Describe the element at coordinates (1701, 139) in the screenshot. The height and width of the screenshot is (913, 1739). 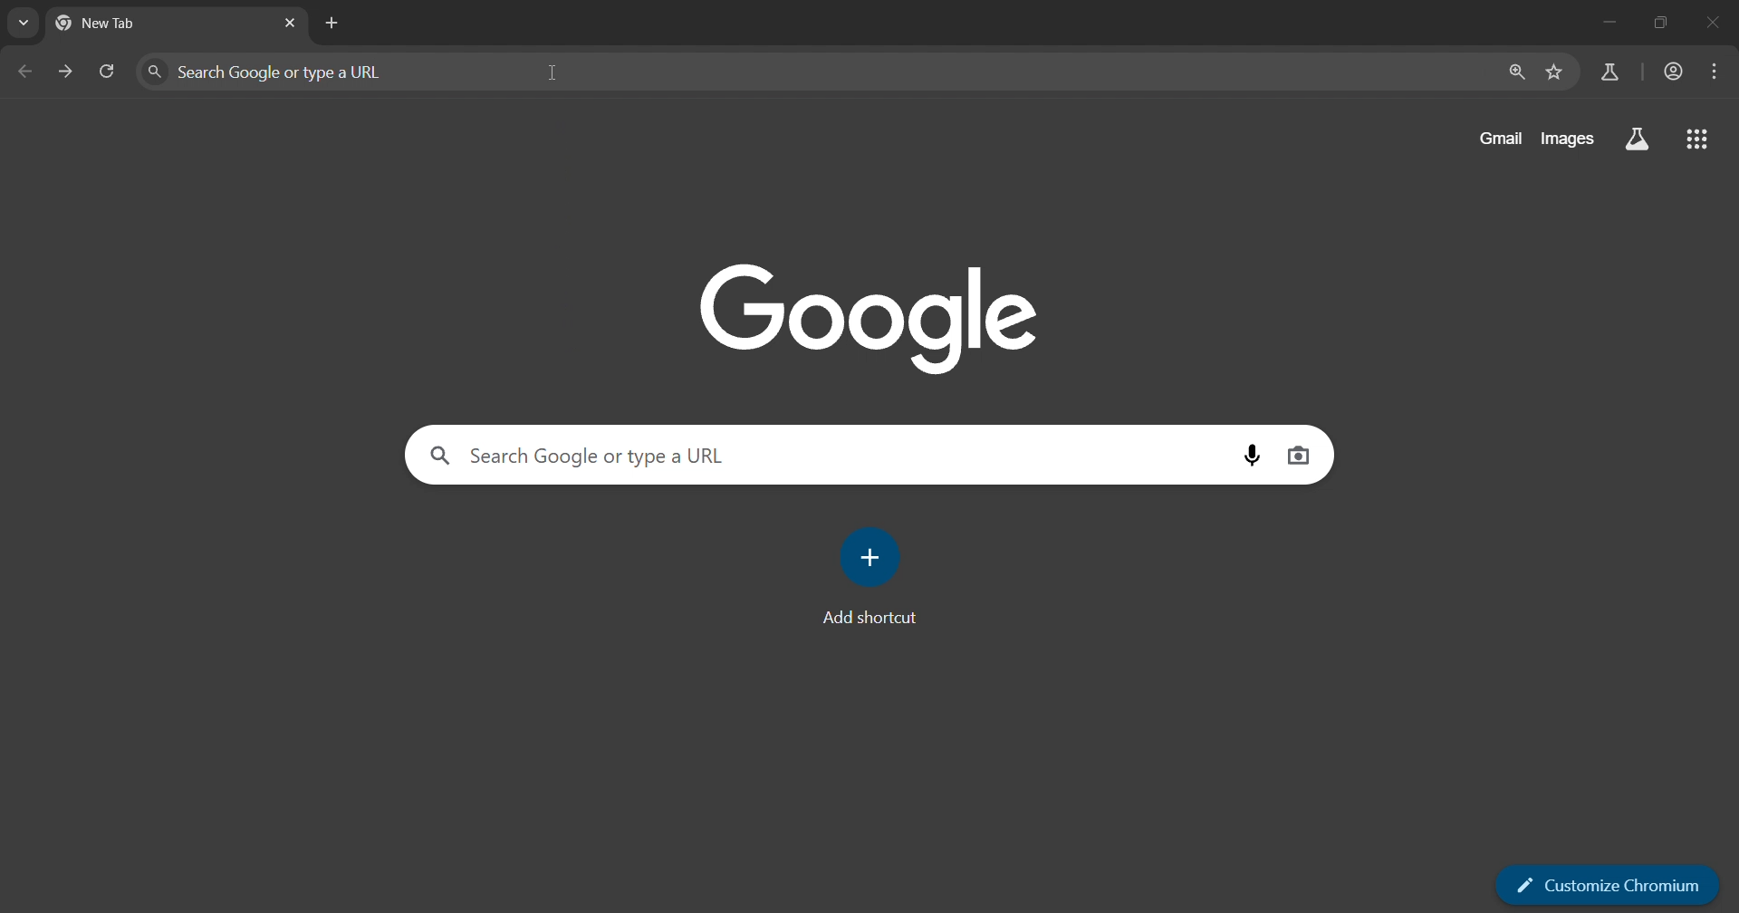
I see `google apps` at that location.